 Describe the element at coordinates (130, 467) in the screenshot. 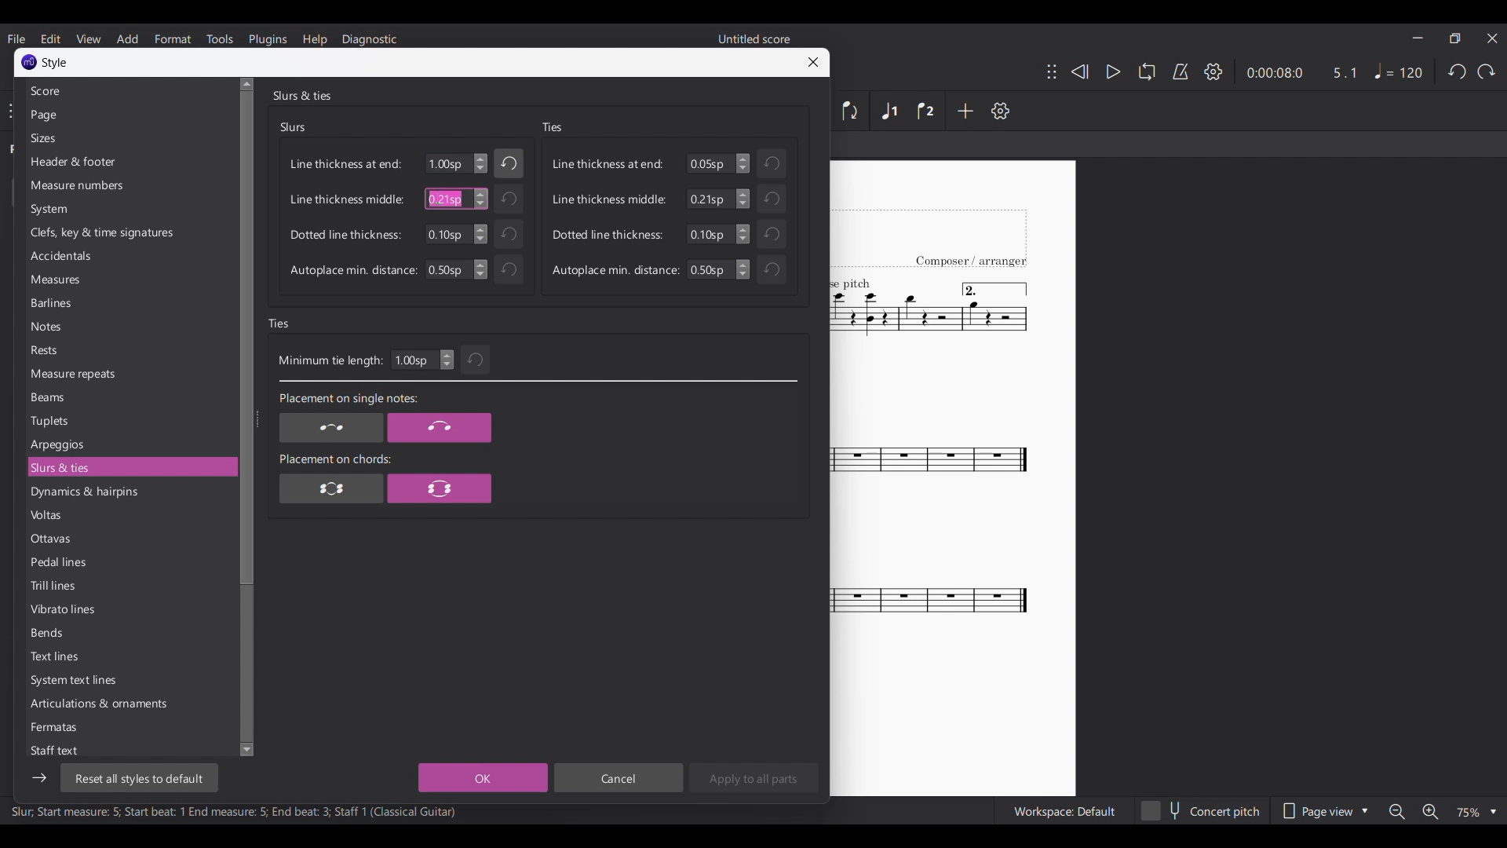

I see `Slurs & ties, current selection highlighted` at that location.